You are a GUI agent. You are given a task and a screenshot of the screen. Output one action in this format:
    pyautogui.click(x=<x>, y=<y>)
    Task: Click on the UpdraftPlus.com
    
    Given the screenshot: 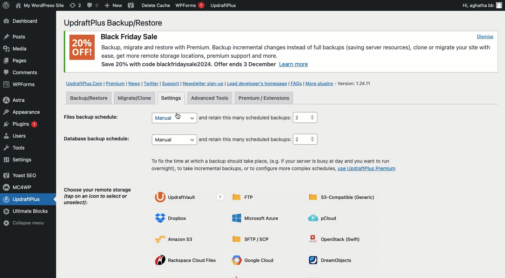 What is the action you would take?
    pyautogui.click(x=83, y=83)
    